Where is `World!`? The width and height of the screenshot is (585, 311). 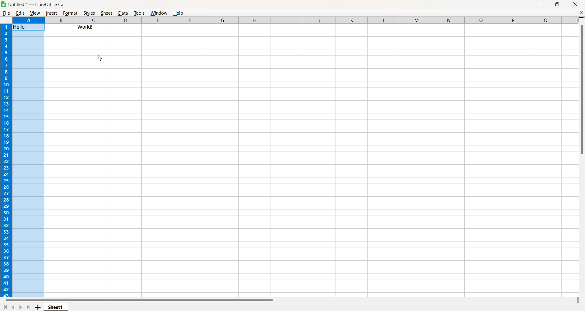
World! is located at coordinates (93, 27).